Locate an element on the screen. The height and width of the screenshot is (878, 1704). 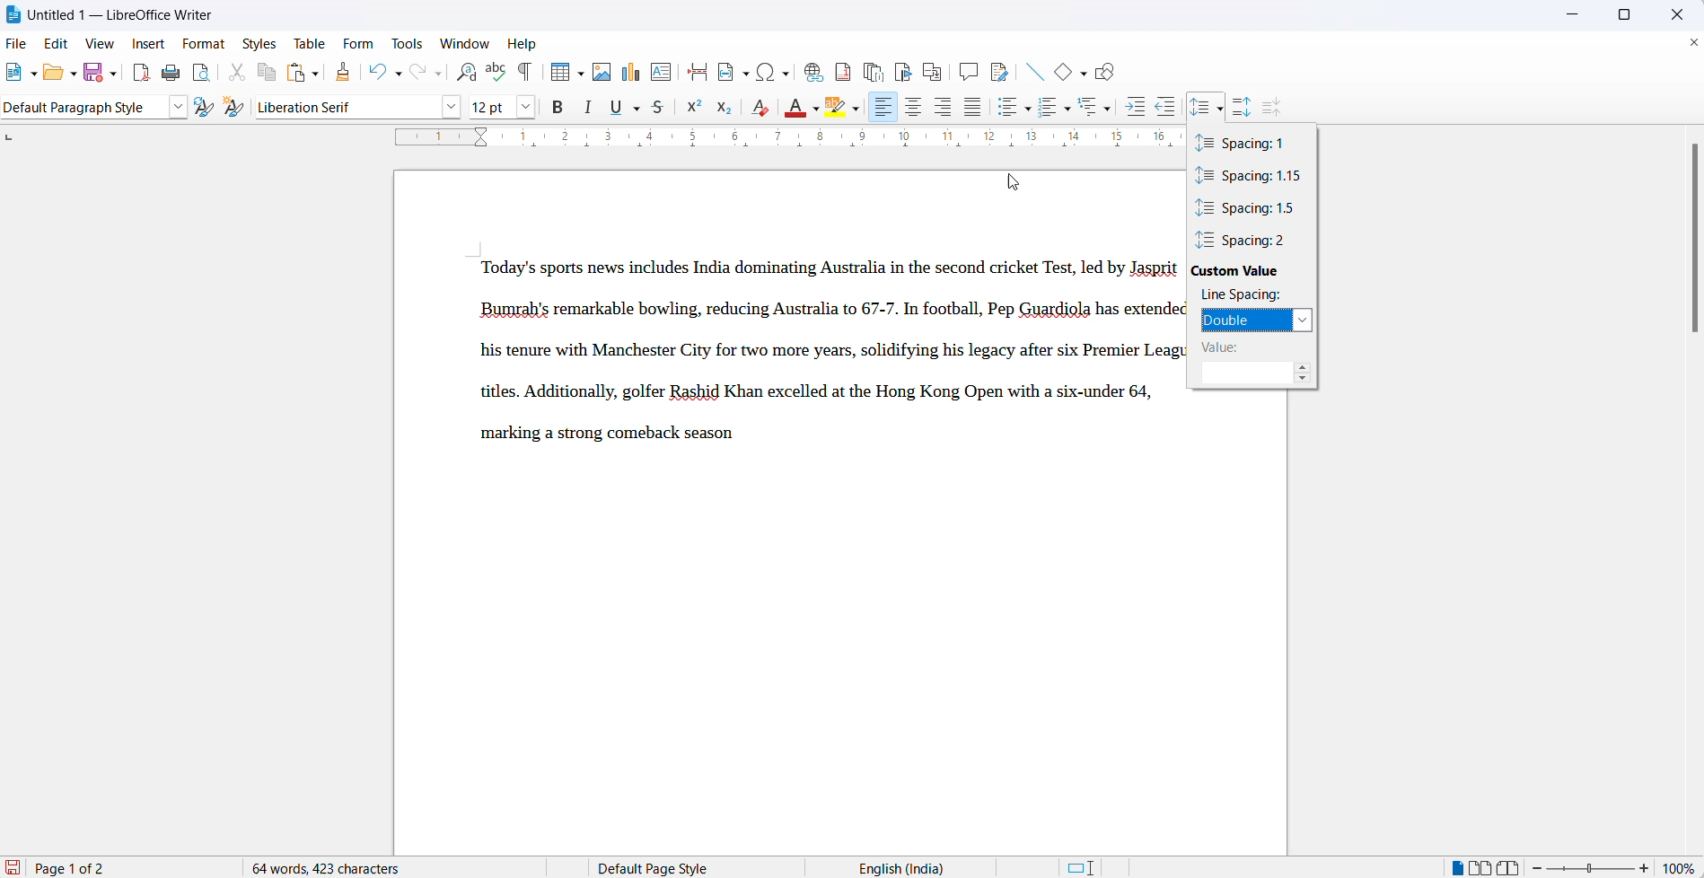
redo is located at coordinates (415, 74).